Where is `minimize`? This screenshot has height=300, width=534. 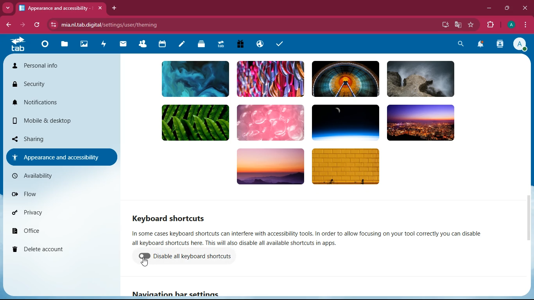 minimize is located at coordinates (487, 9).